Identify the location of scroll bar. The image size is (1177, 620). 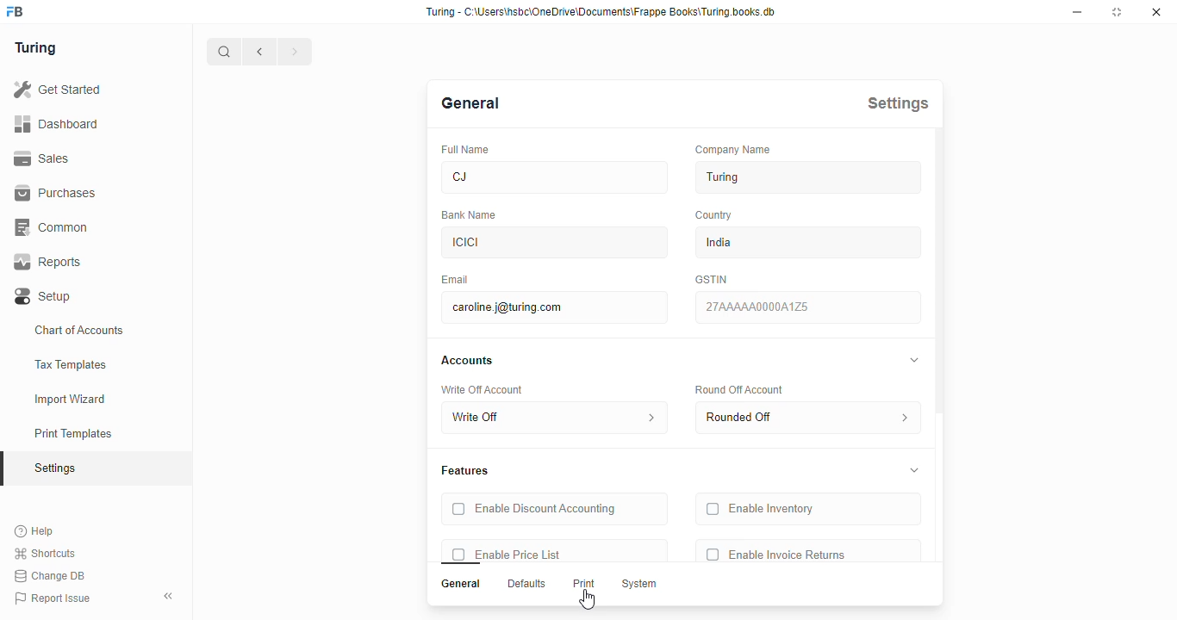
(940, 367).